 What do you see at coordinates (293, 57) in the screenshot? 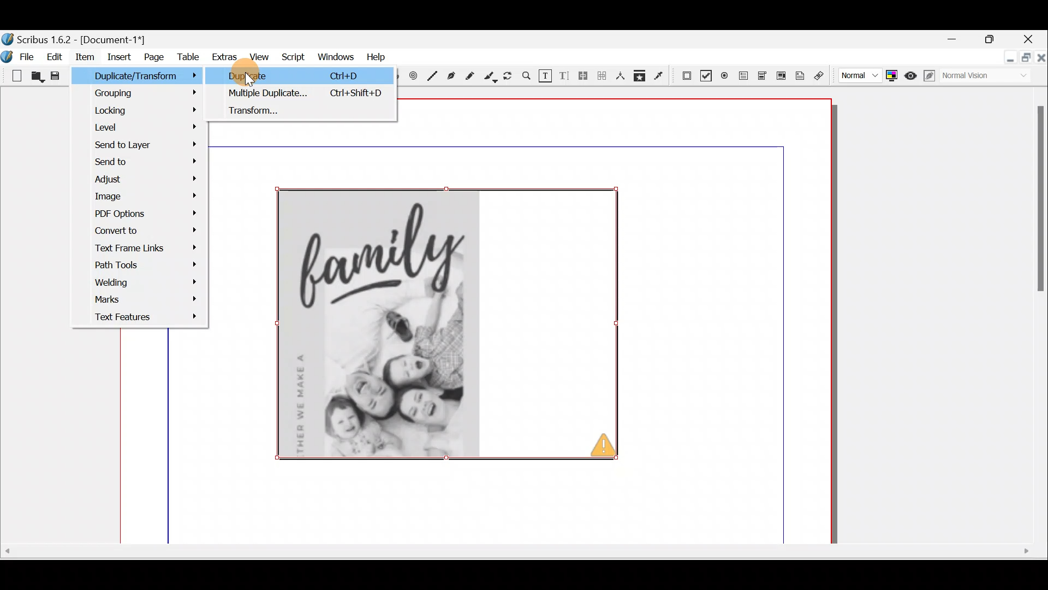
I see `Script` at bounding box center [293, 57].